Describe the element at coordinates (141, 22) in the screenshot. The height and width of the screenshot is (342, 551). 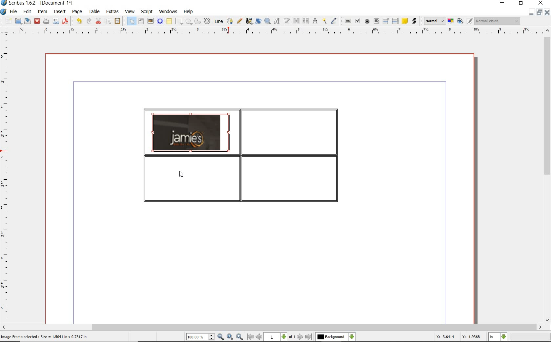
I see `text frame` at that location.